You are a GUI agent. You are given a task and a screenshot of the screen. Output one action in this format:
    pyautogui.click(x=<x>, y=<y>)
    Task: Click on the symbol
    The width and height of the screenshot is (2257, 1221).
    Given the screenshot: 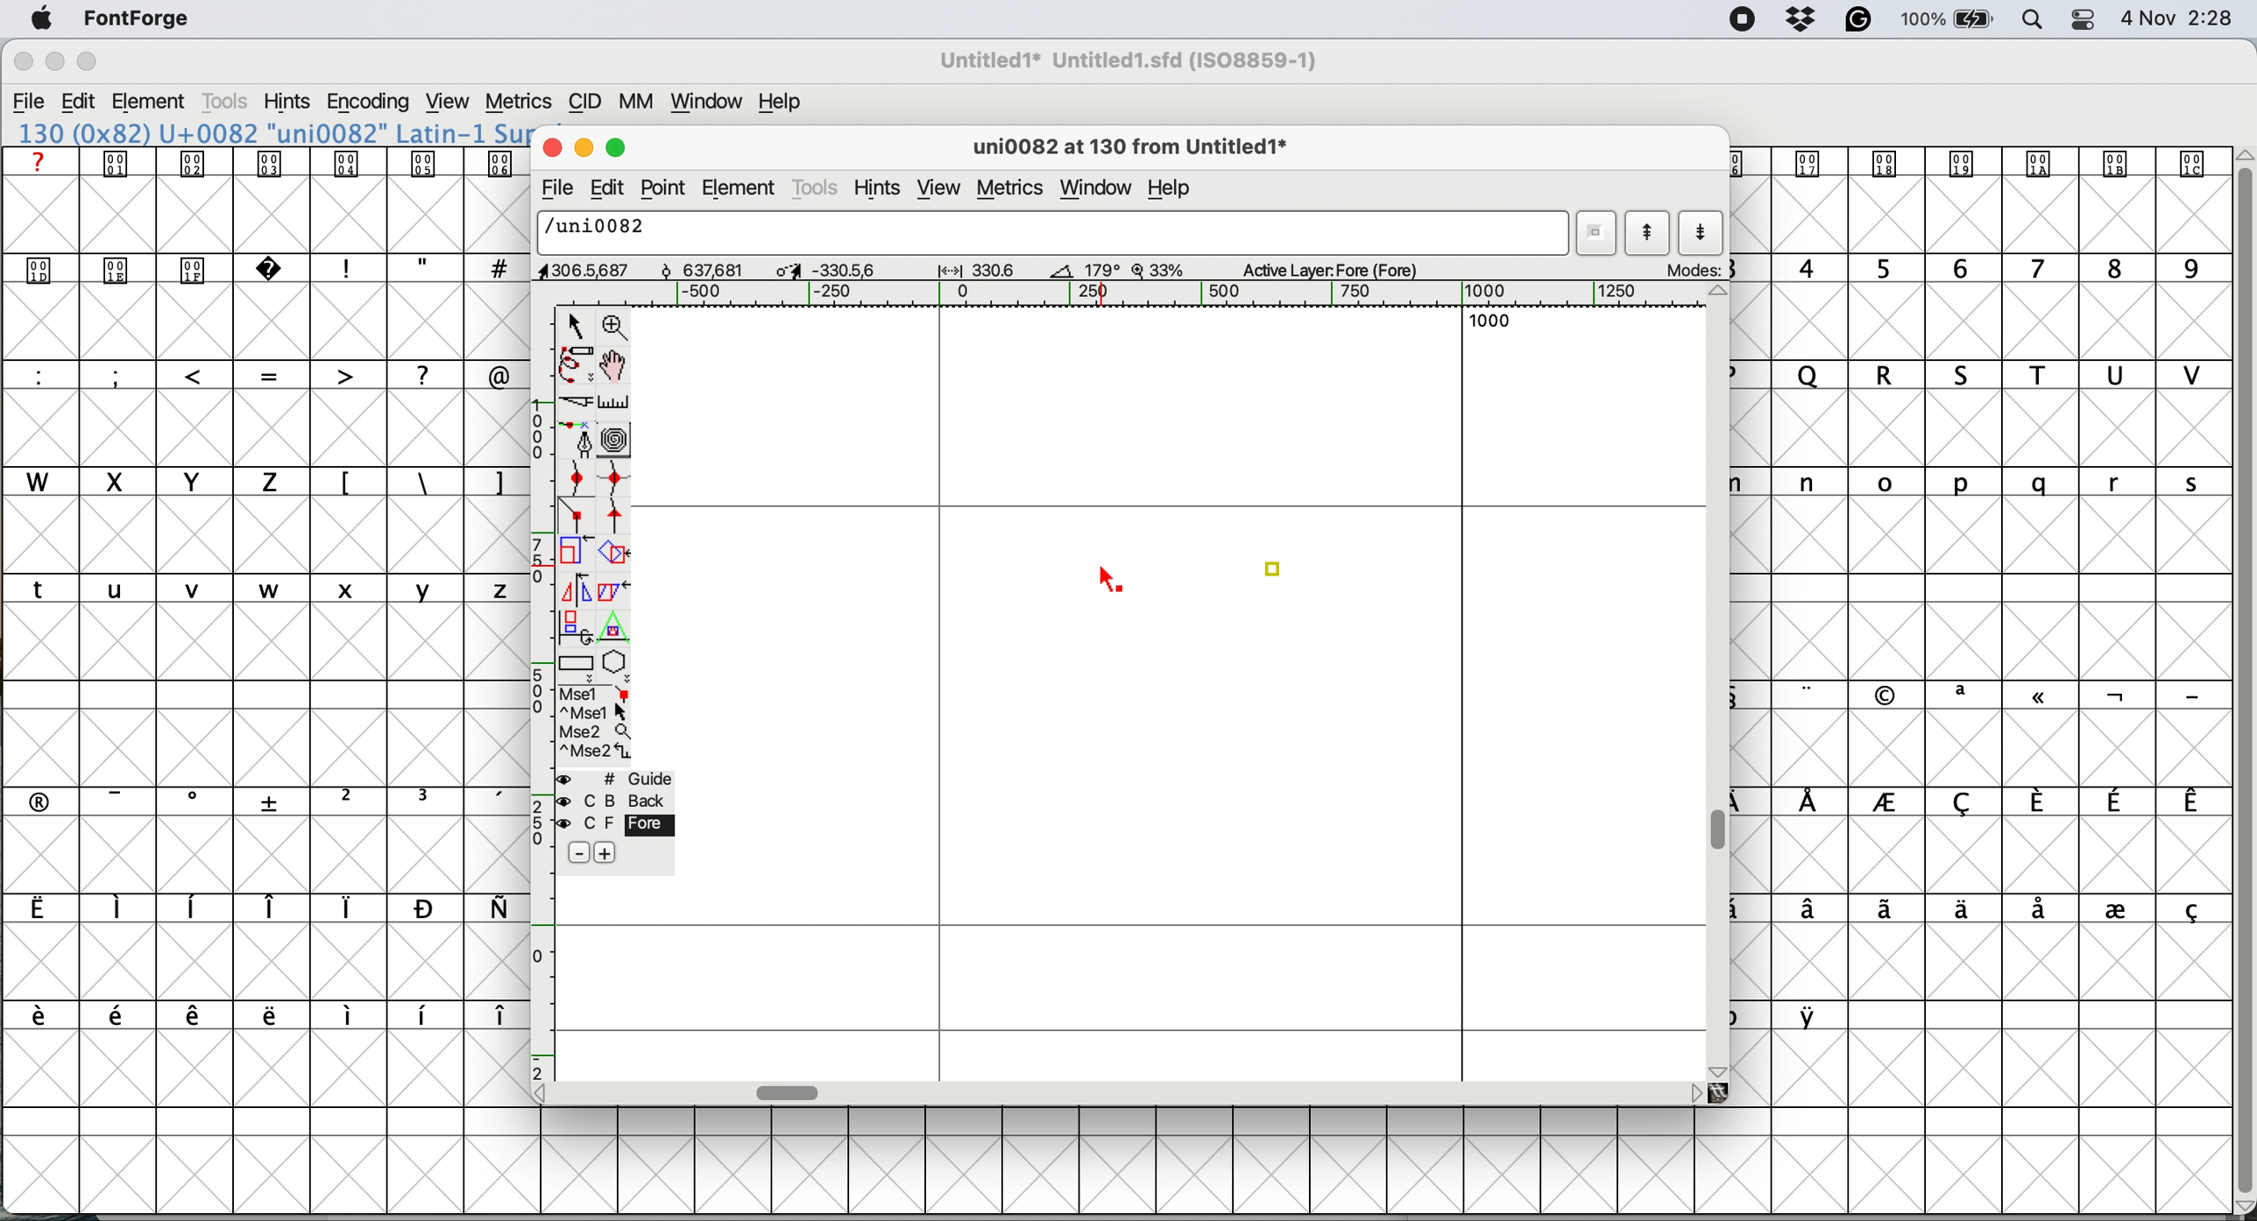 What is the action you would take?
    pyautogui.click(x=1814, y=1015)
    